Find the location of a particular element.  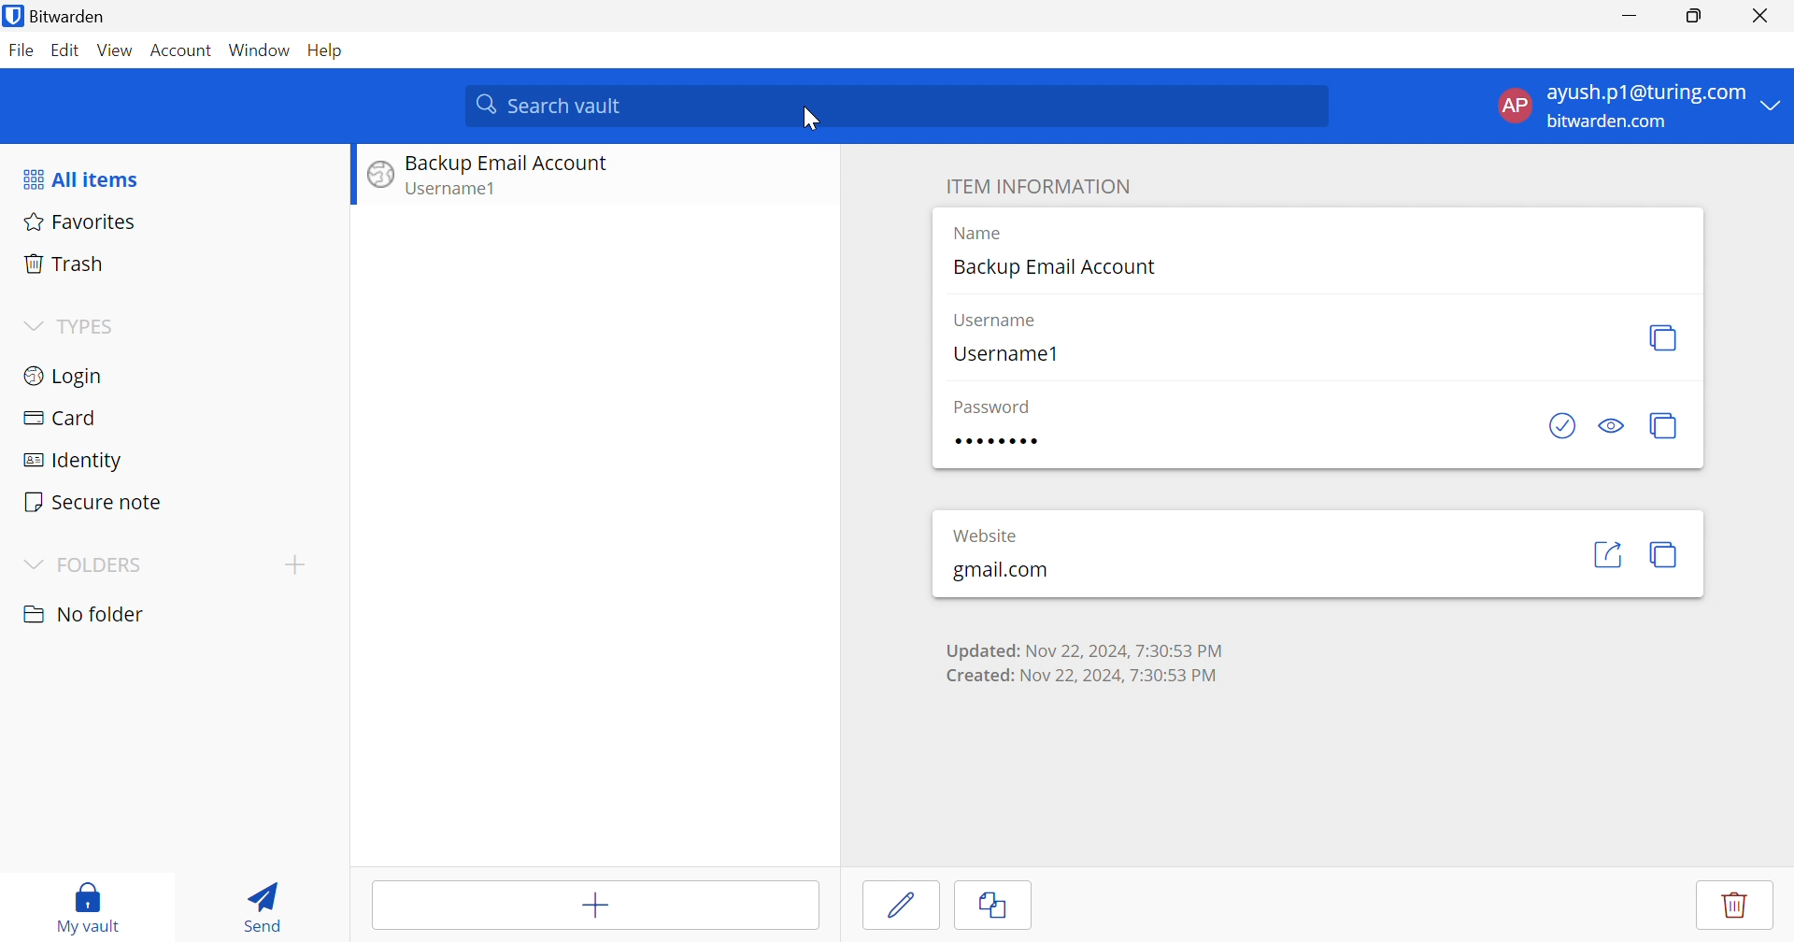

Backup Email Account is located at coordinates (508, 161).